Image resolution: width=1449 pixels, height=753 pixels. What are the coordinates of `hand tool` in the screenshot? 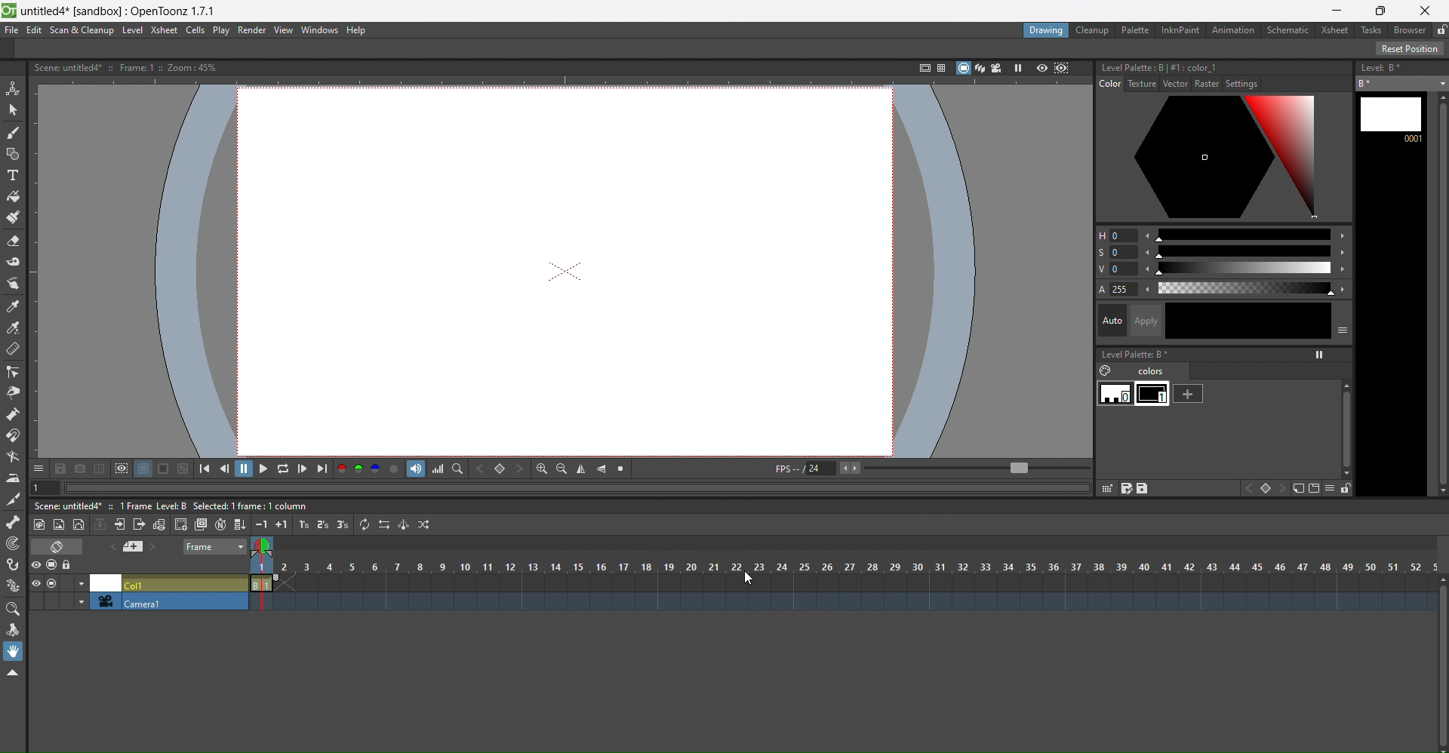 It's located at (14, 651).